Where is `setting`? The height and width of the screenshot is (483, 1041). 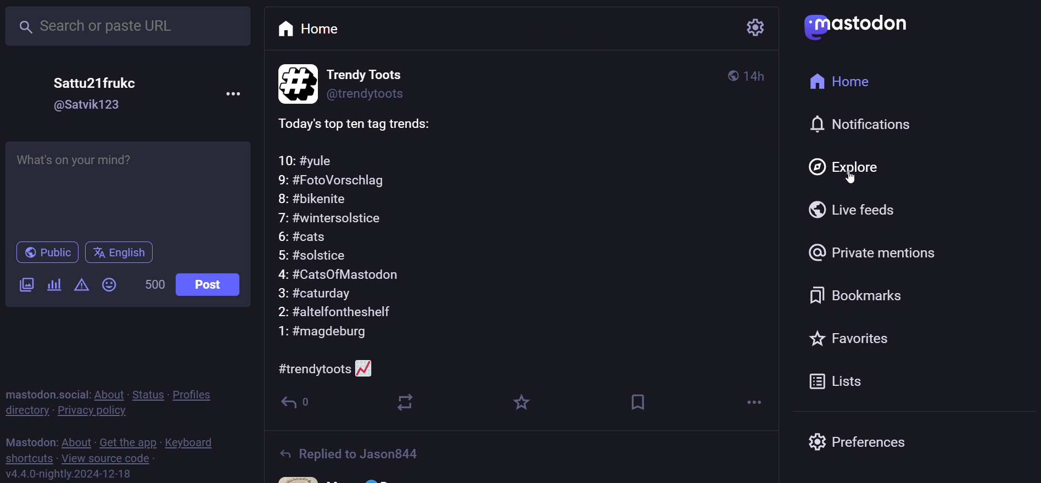
setting is located at coordinates (755, 28).